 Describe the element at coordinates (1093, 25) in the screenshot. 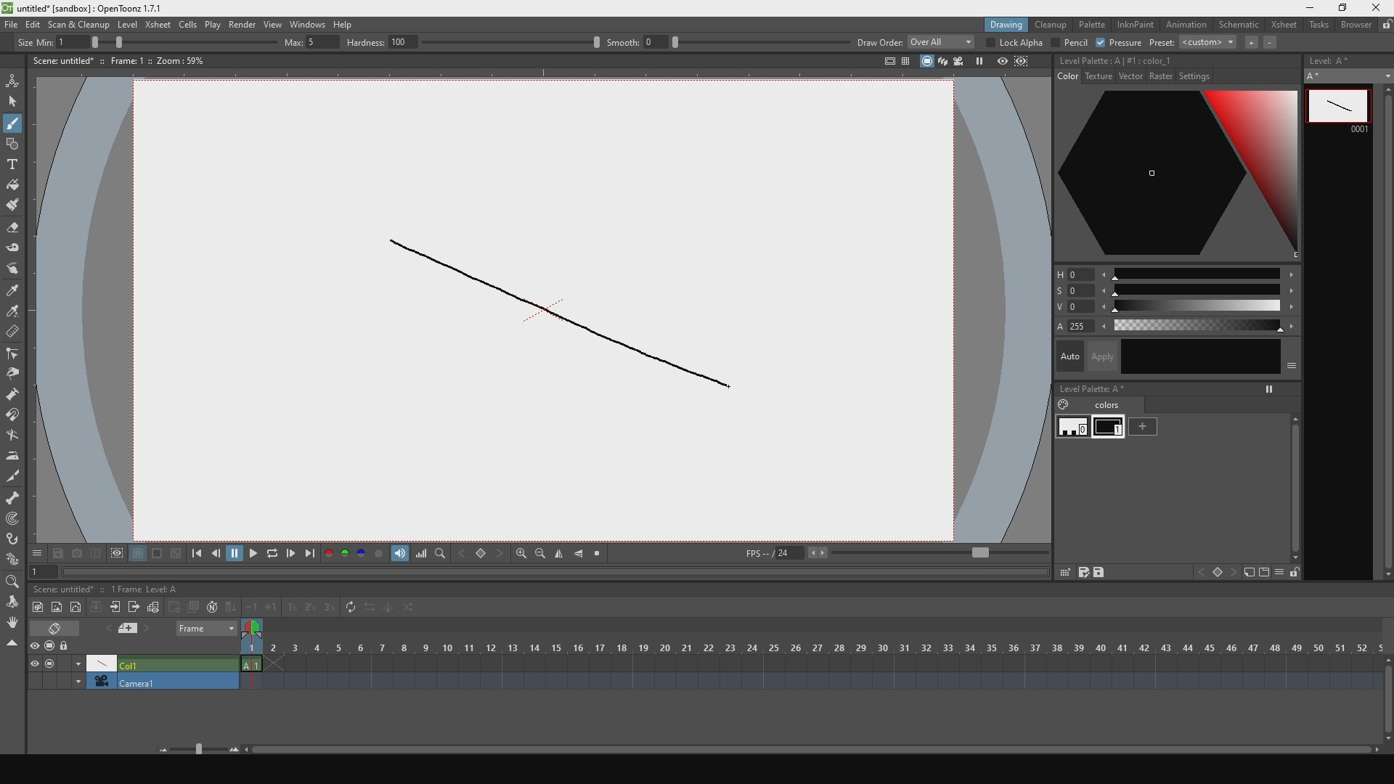

I see `palette` at that location.